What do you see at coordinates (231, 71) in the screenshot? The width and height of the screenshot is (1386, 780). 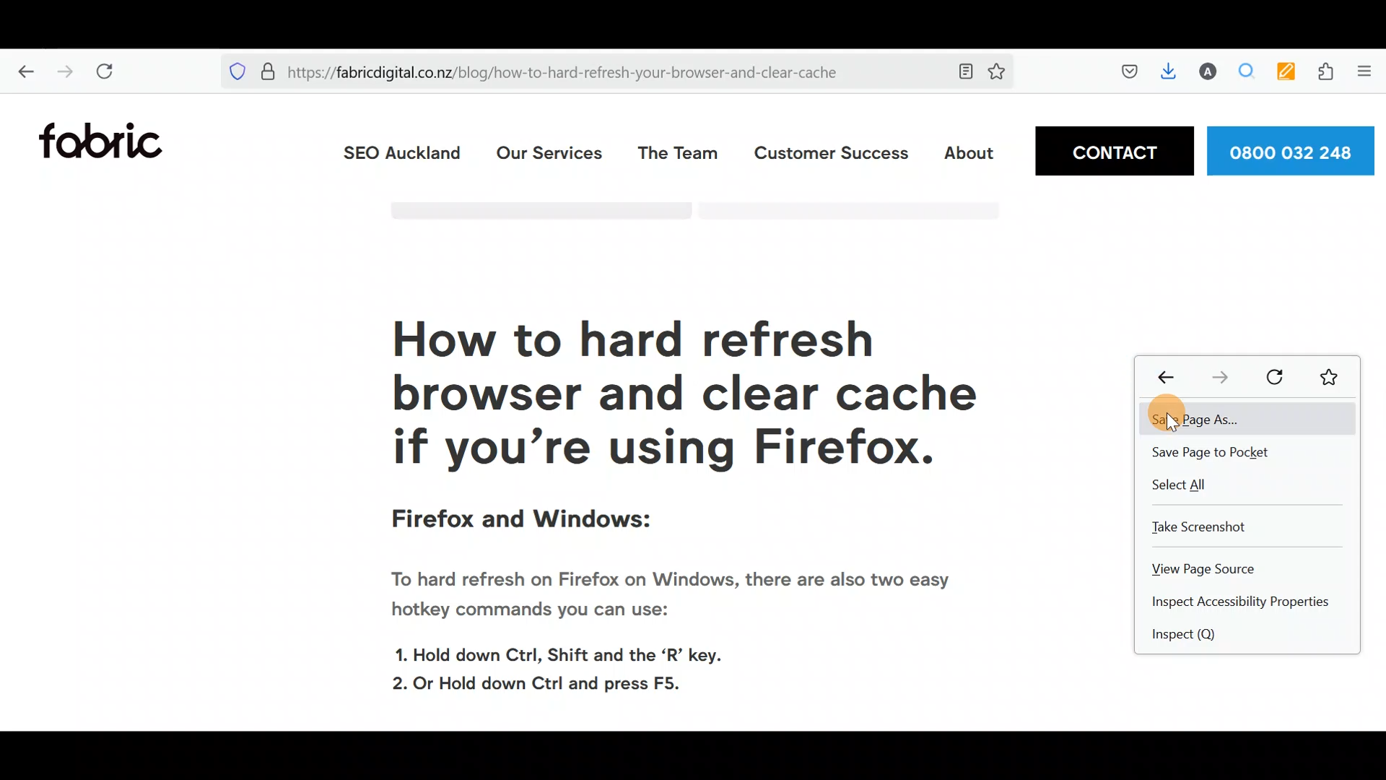 I see `Blocking social media trackers` at bounding box center [231, 71].